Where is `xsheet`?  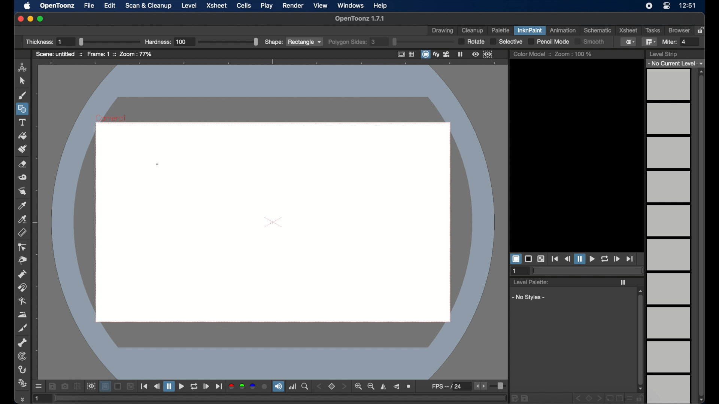 xsheet is located at coordinates (218, 6).